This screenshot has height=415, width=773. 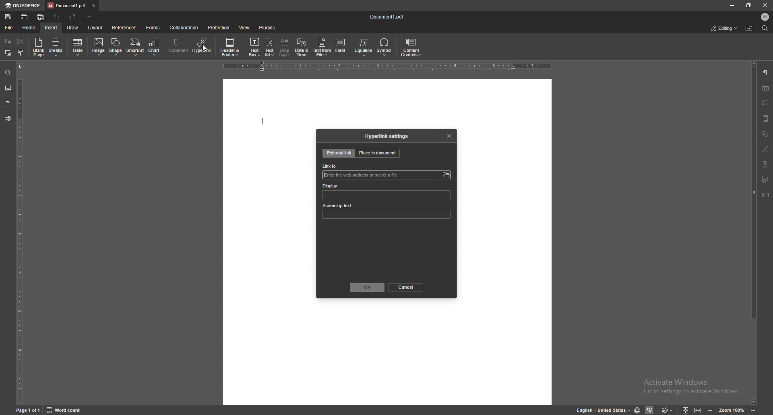 What do you see at coordinates (136, 47) in the screenshot?
I see `smart art` at bounding box center [136, 47].